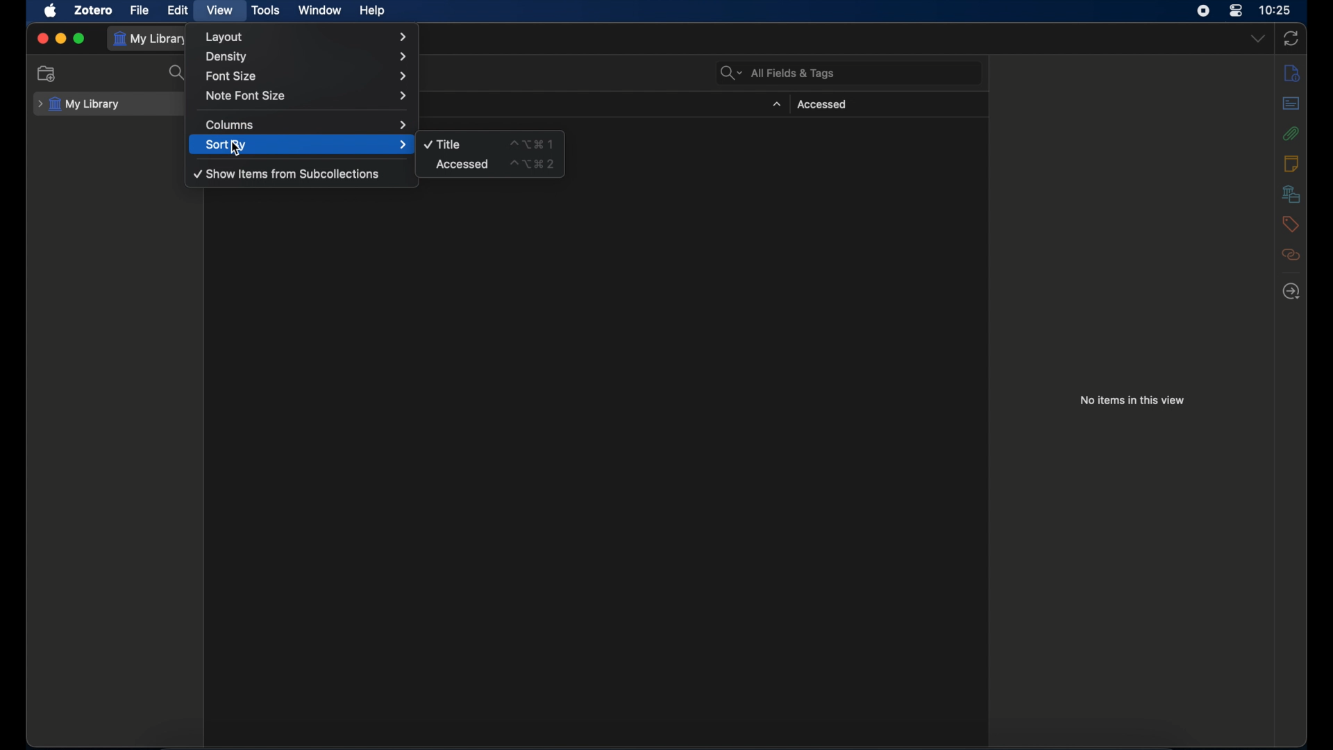 The image size is (1333, 750). I want to click on new collection, so click(49, 74).